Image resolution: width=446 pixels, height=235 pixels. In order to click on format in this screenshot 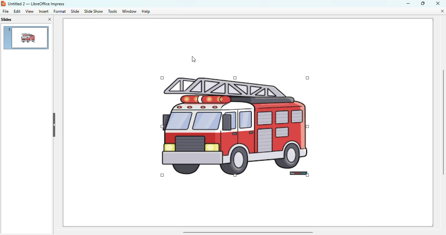, I will do `click(59, 11)`.